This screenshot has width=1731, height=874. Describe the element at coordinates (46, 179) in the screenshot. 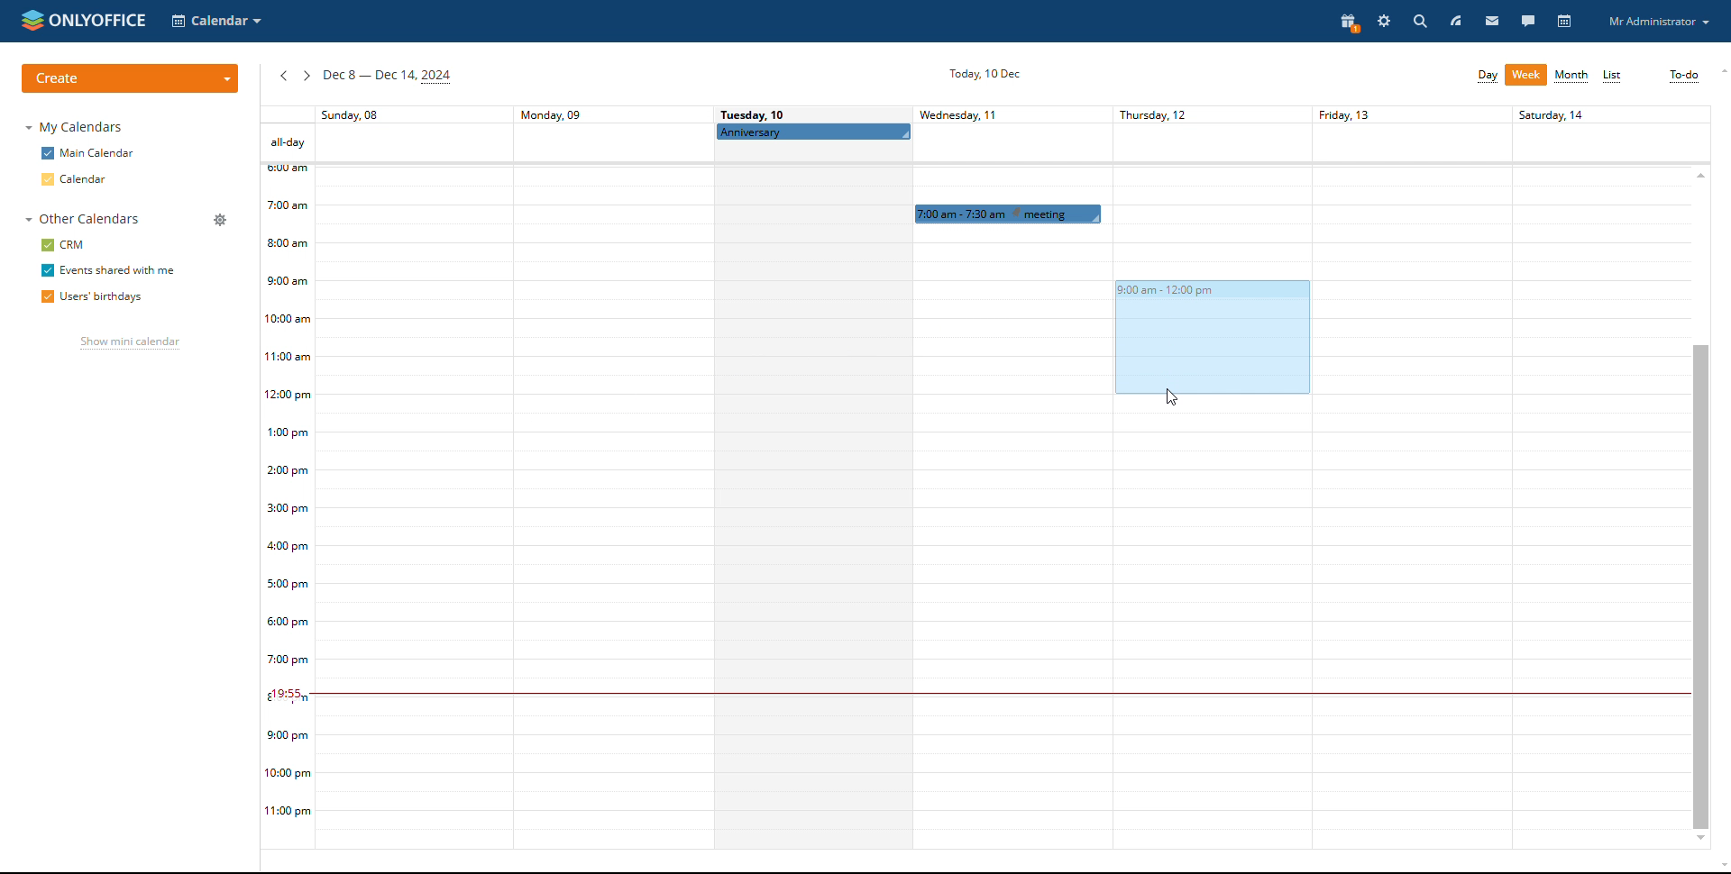

I see `checkbox` at that location.